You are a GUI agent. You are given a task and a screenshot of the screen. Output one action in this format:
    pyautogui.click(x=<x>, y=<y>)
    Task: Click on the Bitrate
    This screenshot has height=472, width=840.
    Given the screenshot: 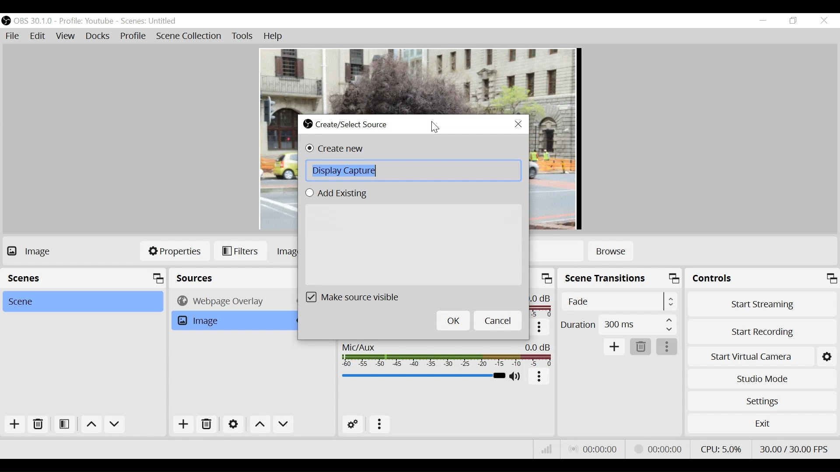 What is the action you would take?
    pyautogui.click(x=547, y=448)
    